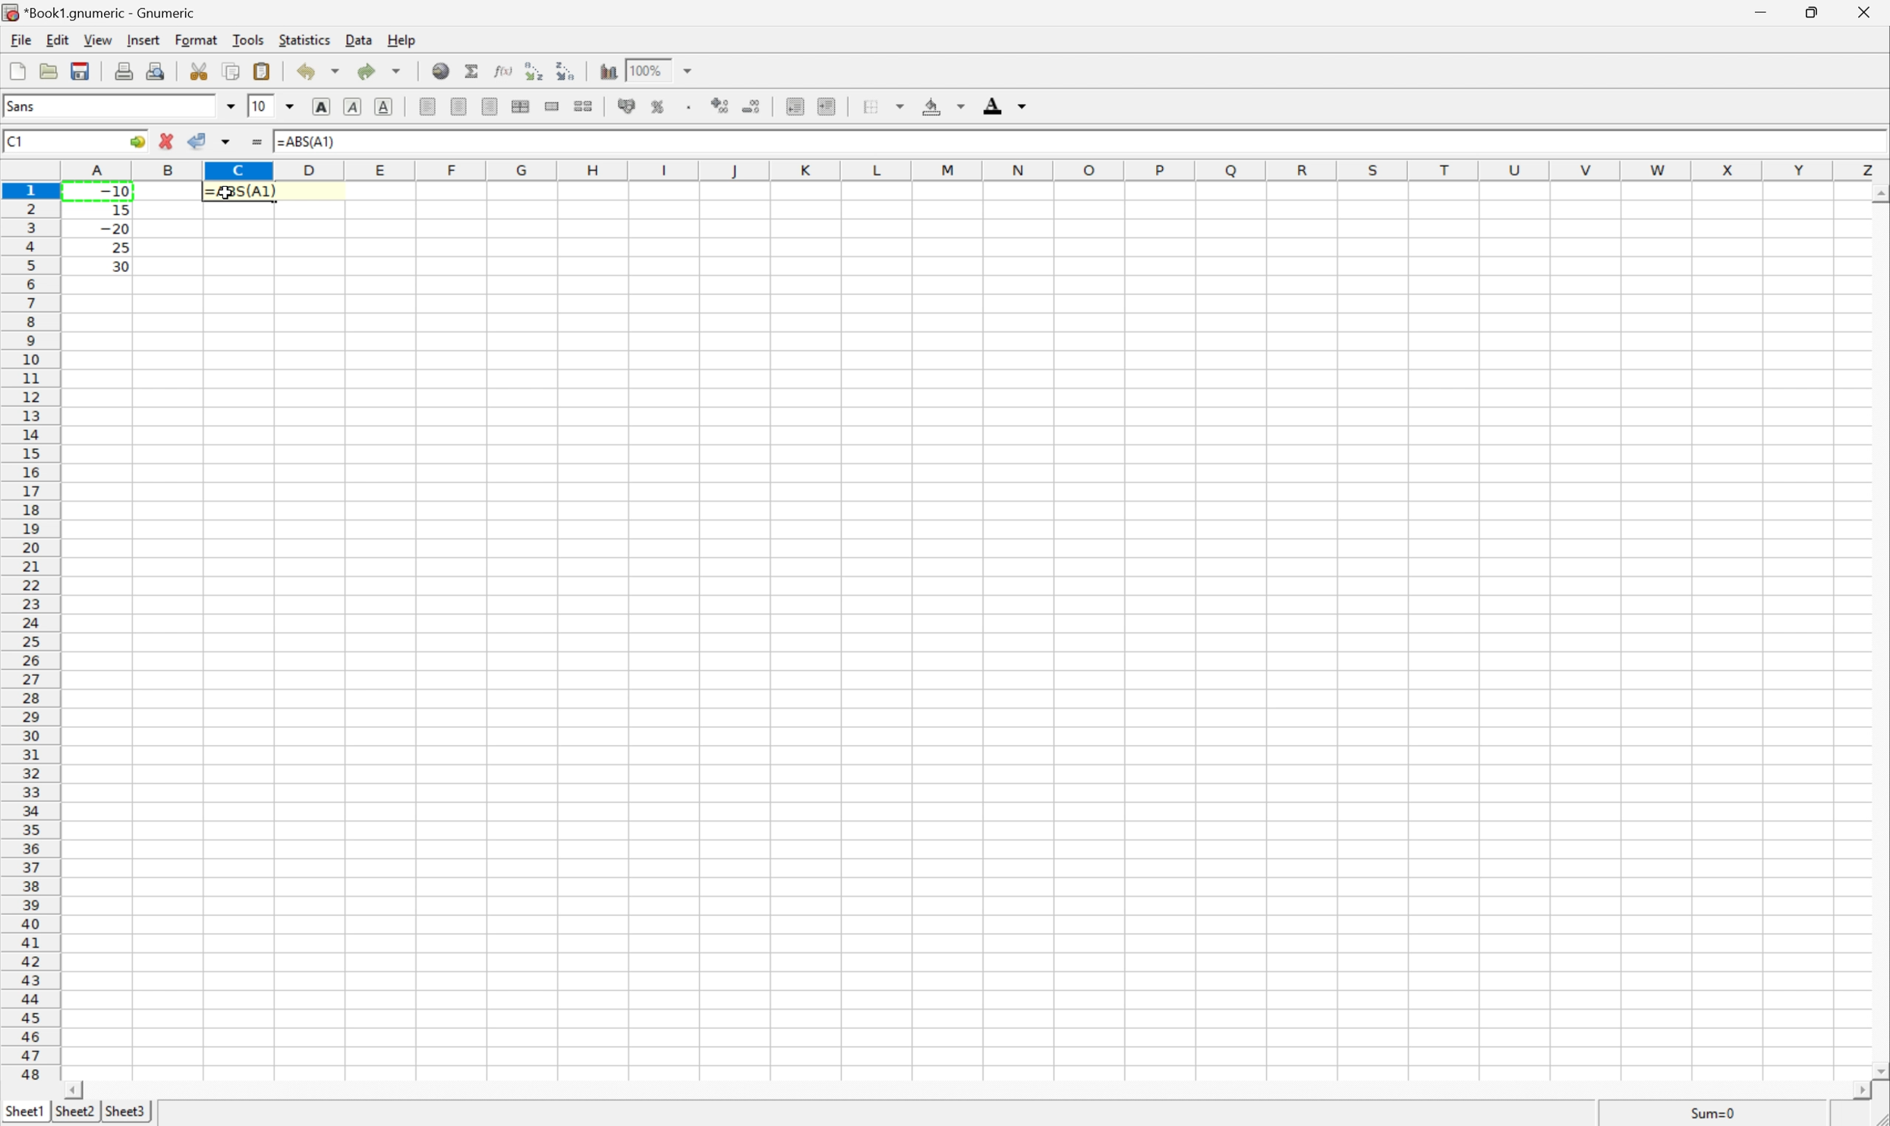 This screenshot has height=1126, width=1890. Describe the element at coordinates (960, 107) in the screenshot. I see `Drop Down` at that location.